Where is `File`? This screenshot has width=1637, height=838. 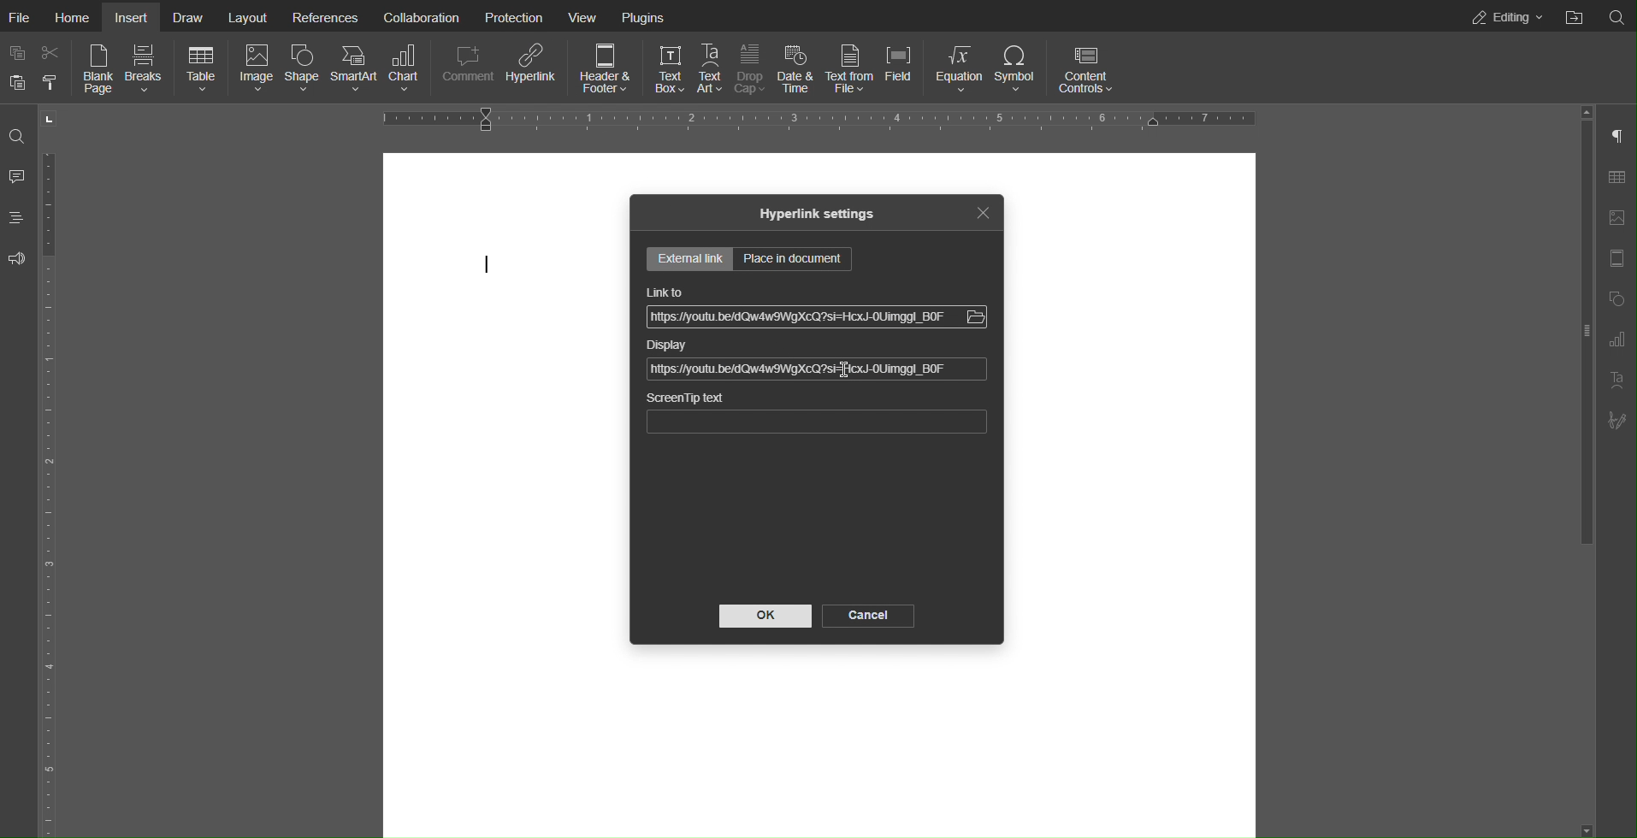 File is located at coordinates (24, 17).